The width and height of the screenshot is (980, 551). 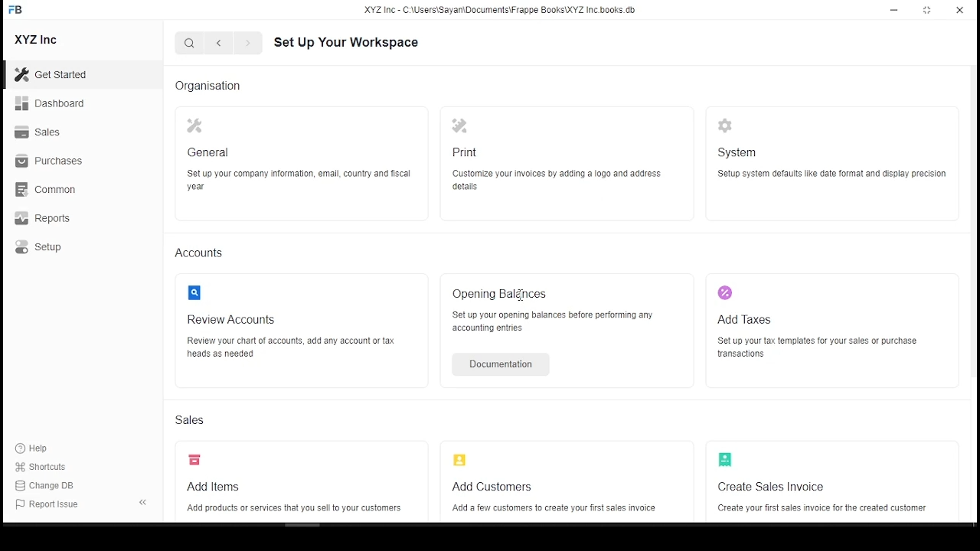 I want to click on logo, so click(x=462, y=153).